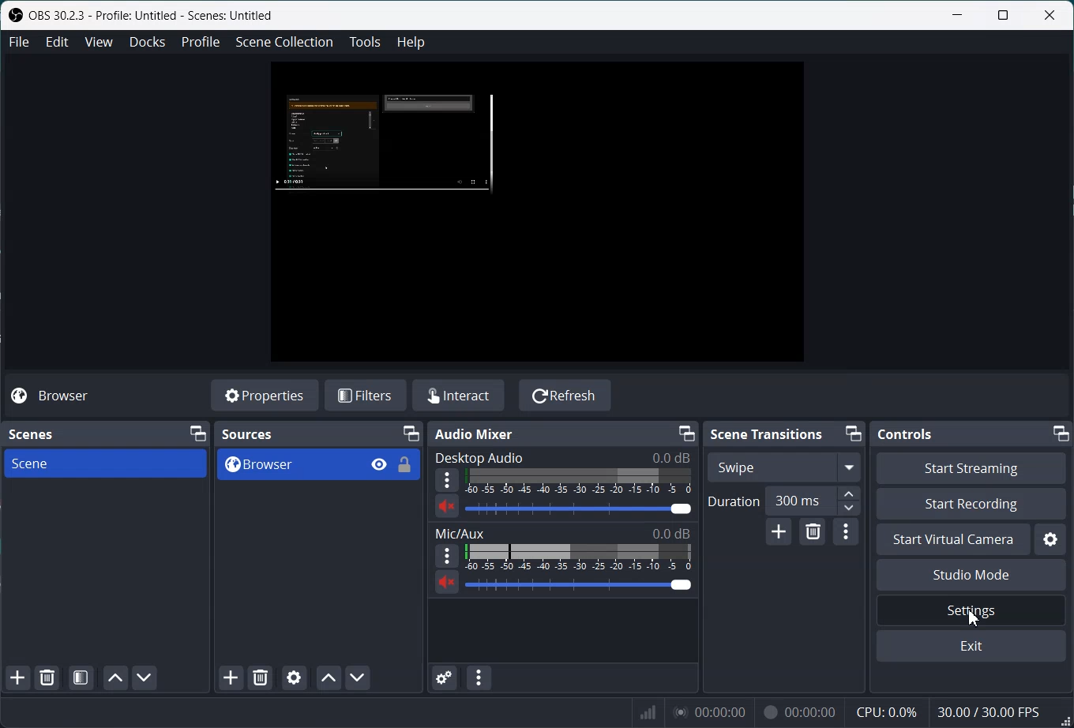 Image resolution: width=1074 pixels, height=728 pixels. I want to click on Interact, so click(461, 396).